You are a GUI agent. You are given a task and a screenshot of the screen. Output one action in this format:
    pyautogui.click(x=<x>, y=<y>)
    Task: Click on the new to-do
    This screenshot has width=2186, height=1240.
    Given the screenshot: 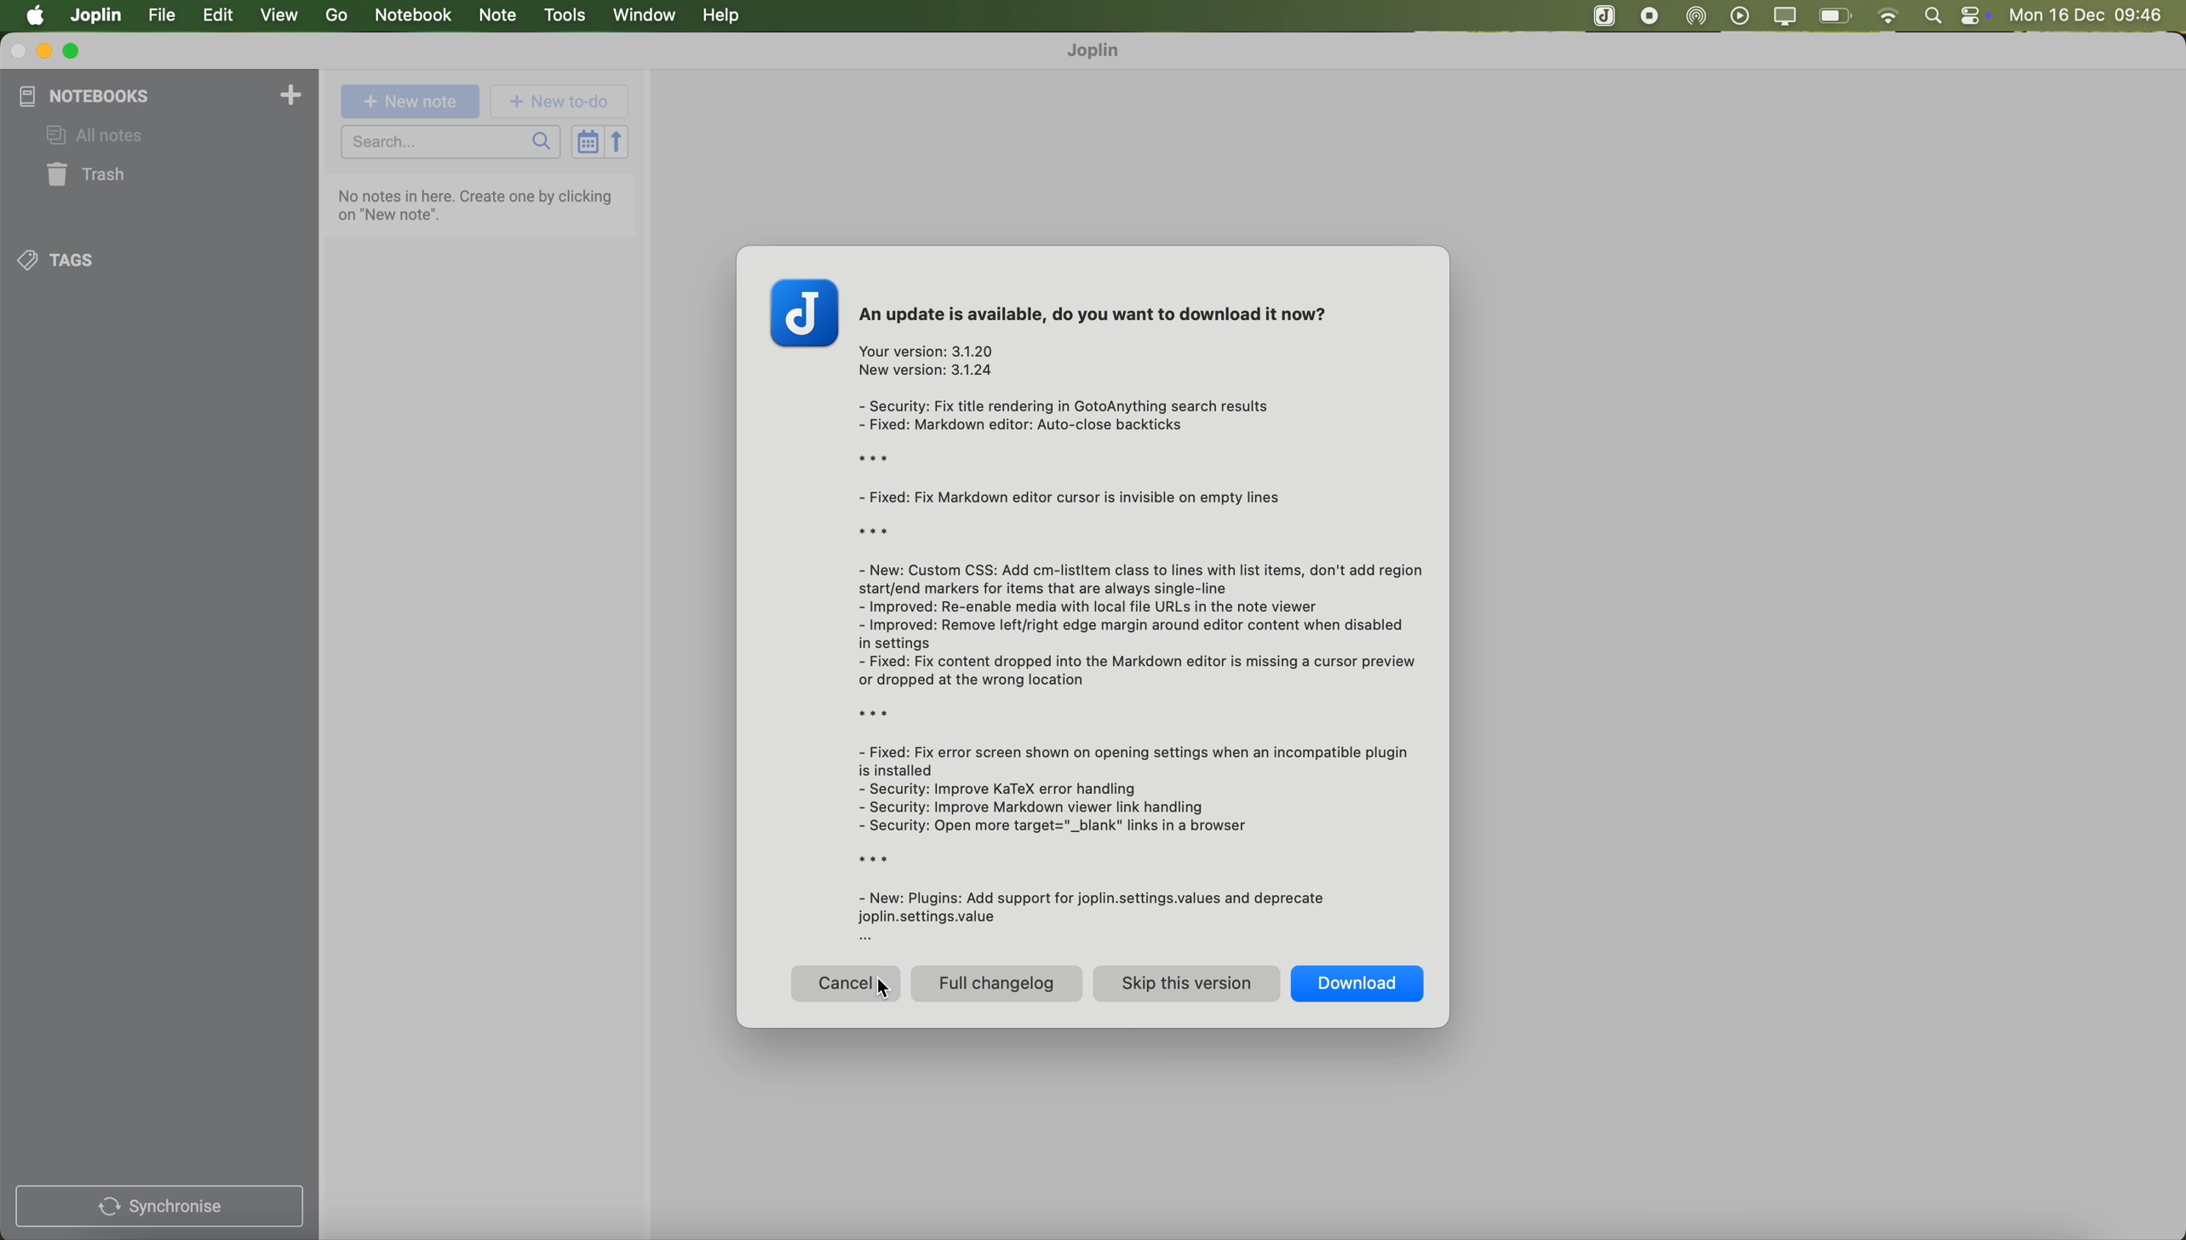 What is the action you would take?
    pyautogui.click(x=557, y=103)
    